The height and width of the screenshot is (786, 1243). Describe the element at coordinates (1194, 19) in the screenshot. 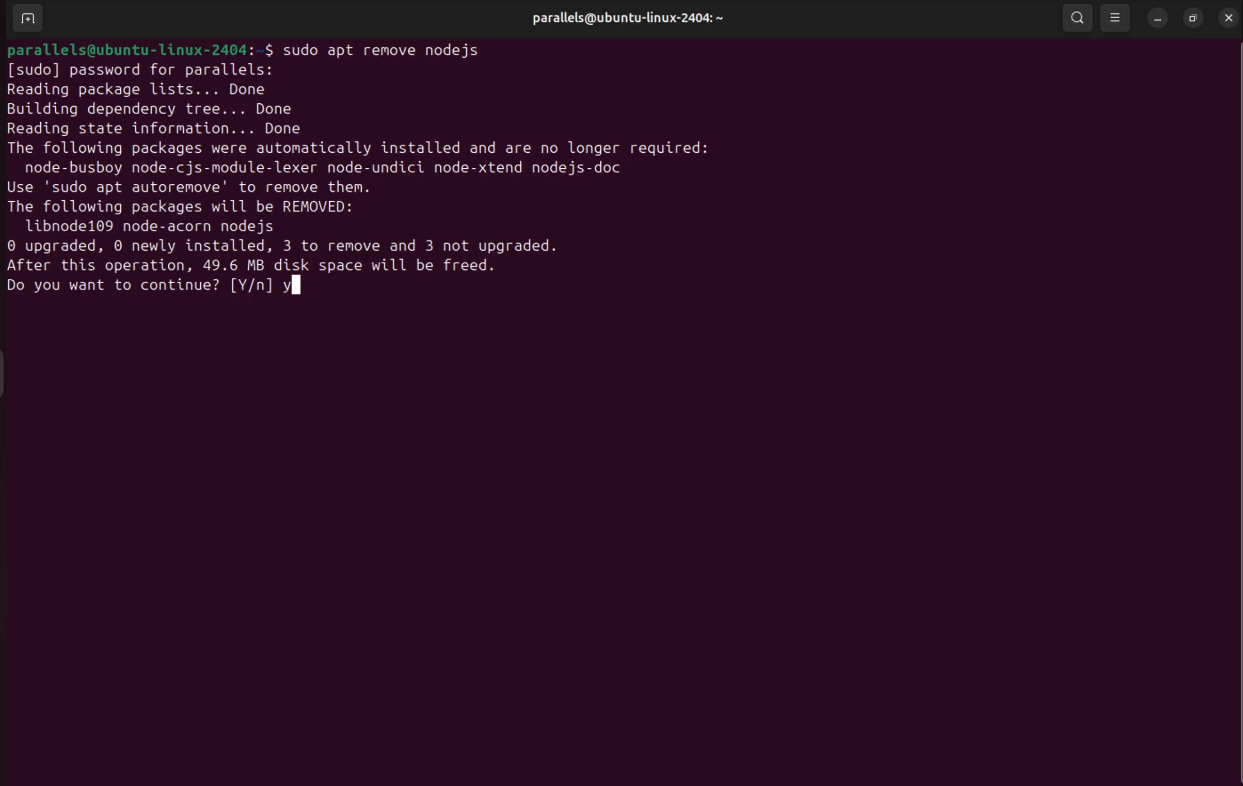

I see `resize` at that location.